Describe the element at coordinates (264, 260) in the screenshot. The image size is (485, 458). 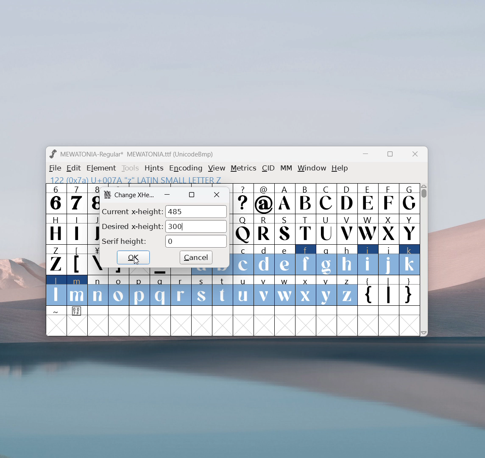
I see `d` at that location.